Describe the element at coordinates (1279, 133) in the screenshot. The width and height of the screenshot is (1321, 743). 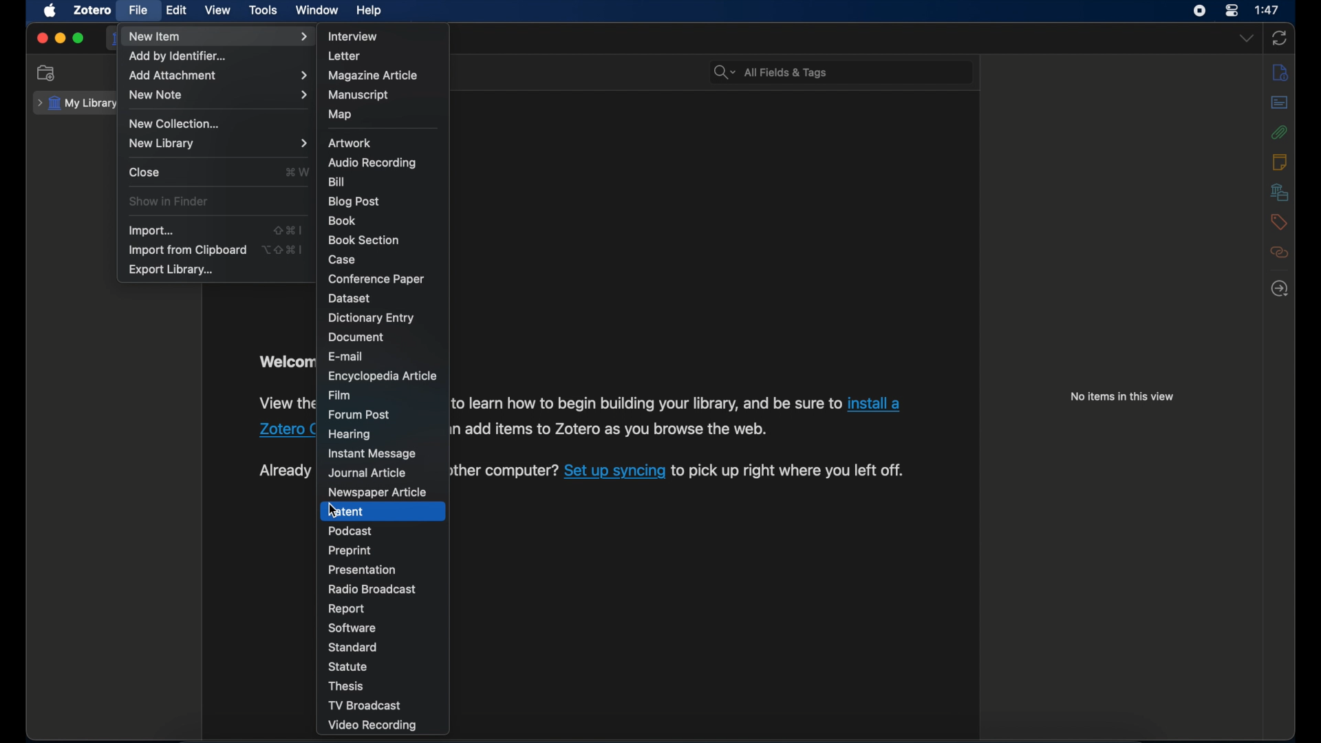
I see `attachmnents` at that location.